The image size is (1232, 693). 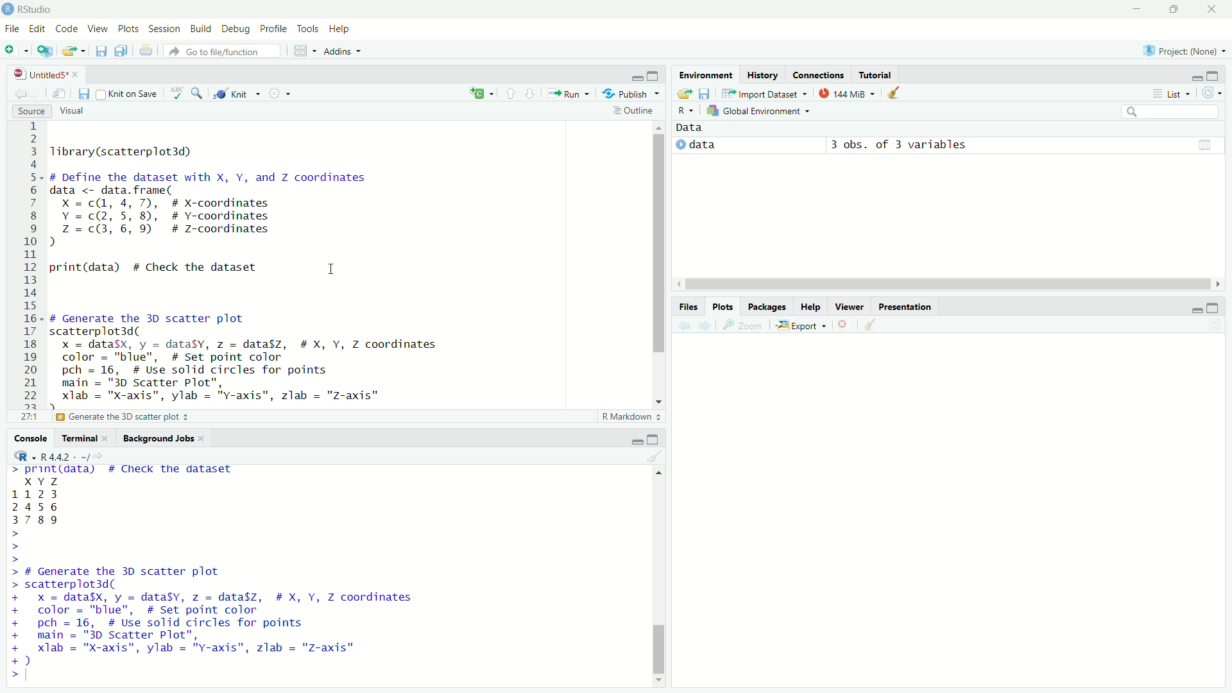 I want to click on move down, so click(x=661, y=400).